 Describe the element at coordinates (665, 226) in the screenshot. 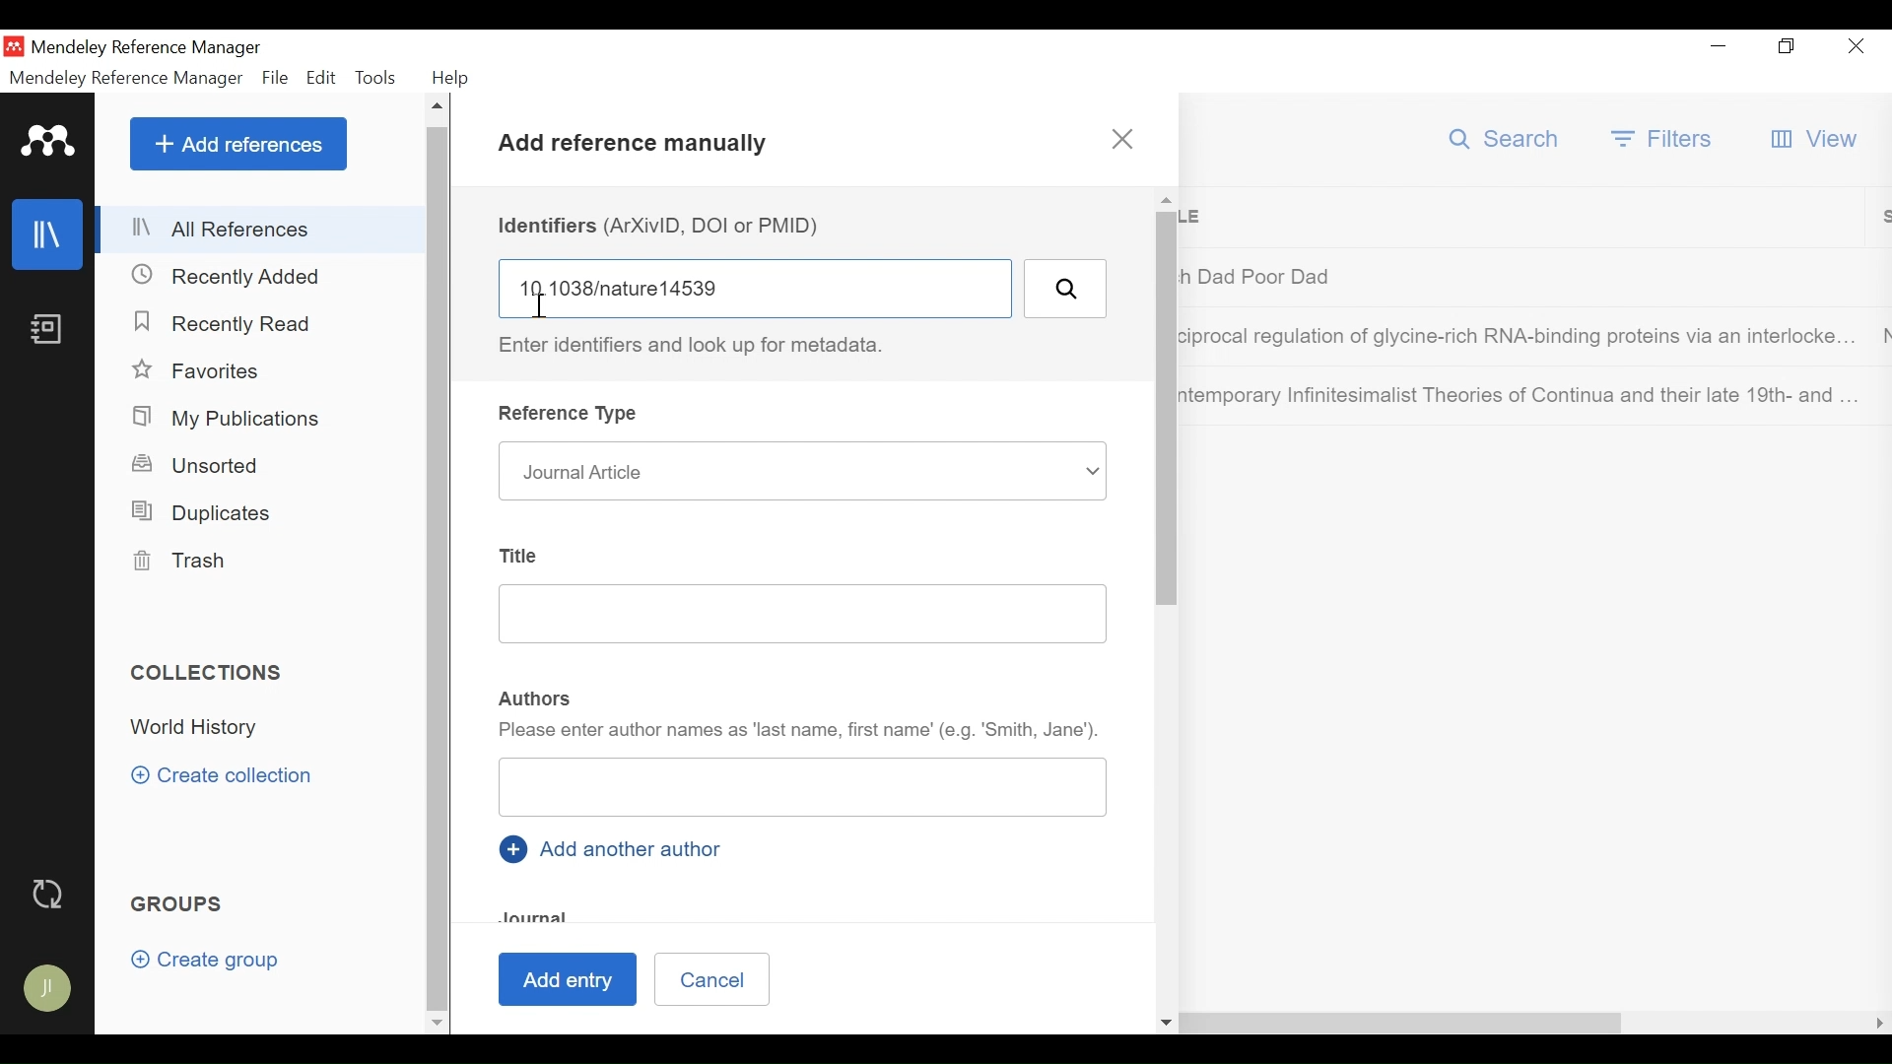

I see `Identifiers (DOI ArXivID or PMID)` at that location.